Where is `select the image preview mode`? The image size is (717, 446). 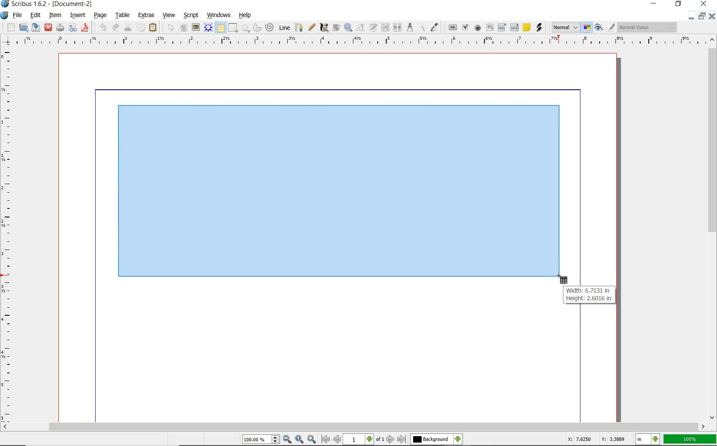 select the image preview mode is located at coordinates (564, 27).